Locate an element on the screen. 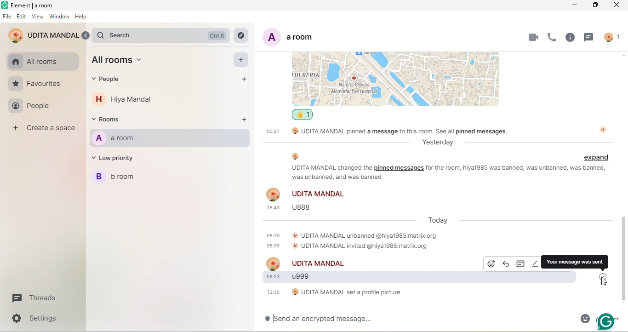 Image resolution: width=628 pixels, height=332 pixels. H Hiya Mandal is located at coordinates (125, 101).